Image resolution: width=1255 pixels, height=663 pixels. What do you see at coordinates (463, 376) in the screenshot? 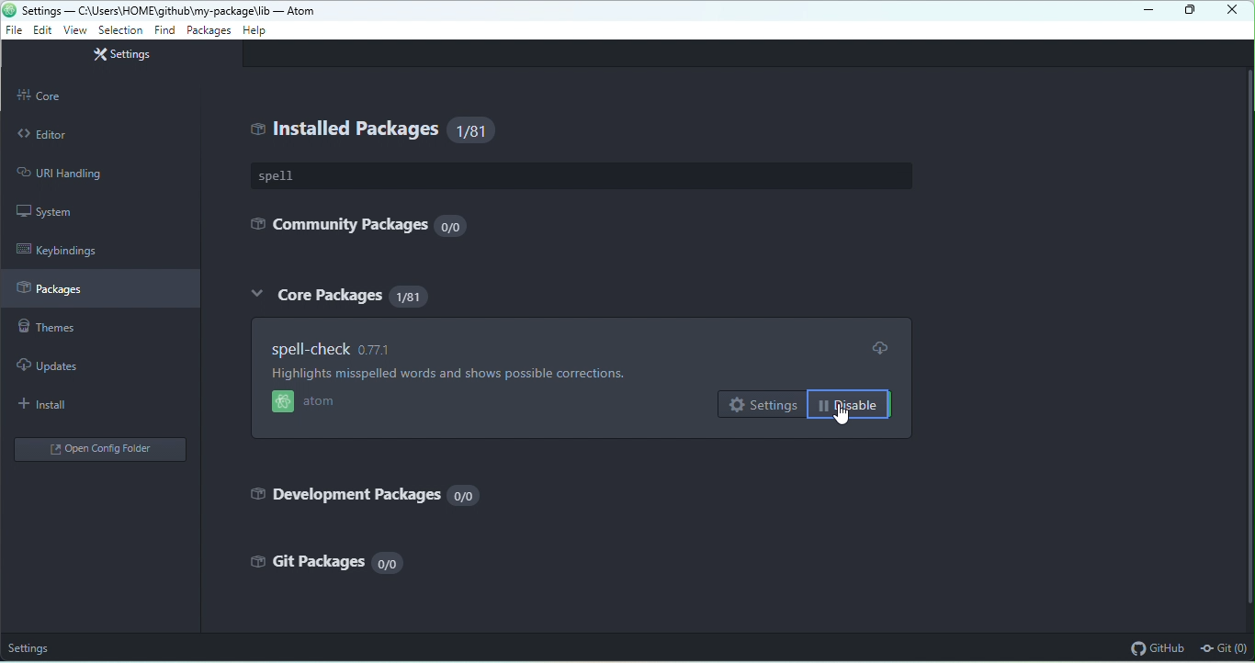
I see `Highlights misspelled words and shows possible corrections.` at bounding box center [463, 376].